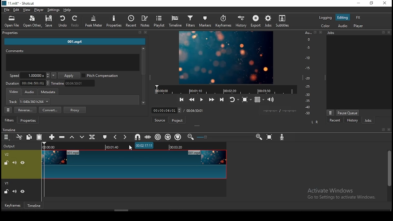  I want to click on help, so click(67, 10).